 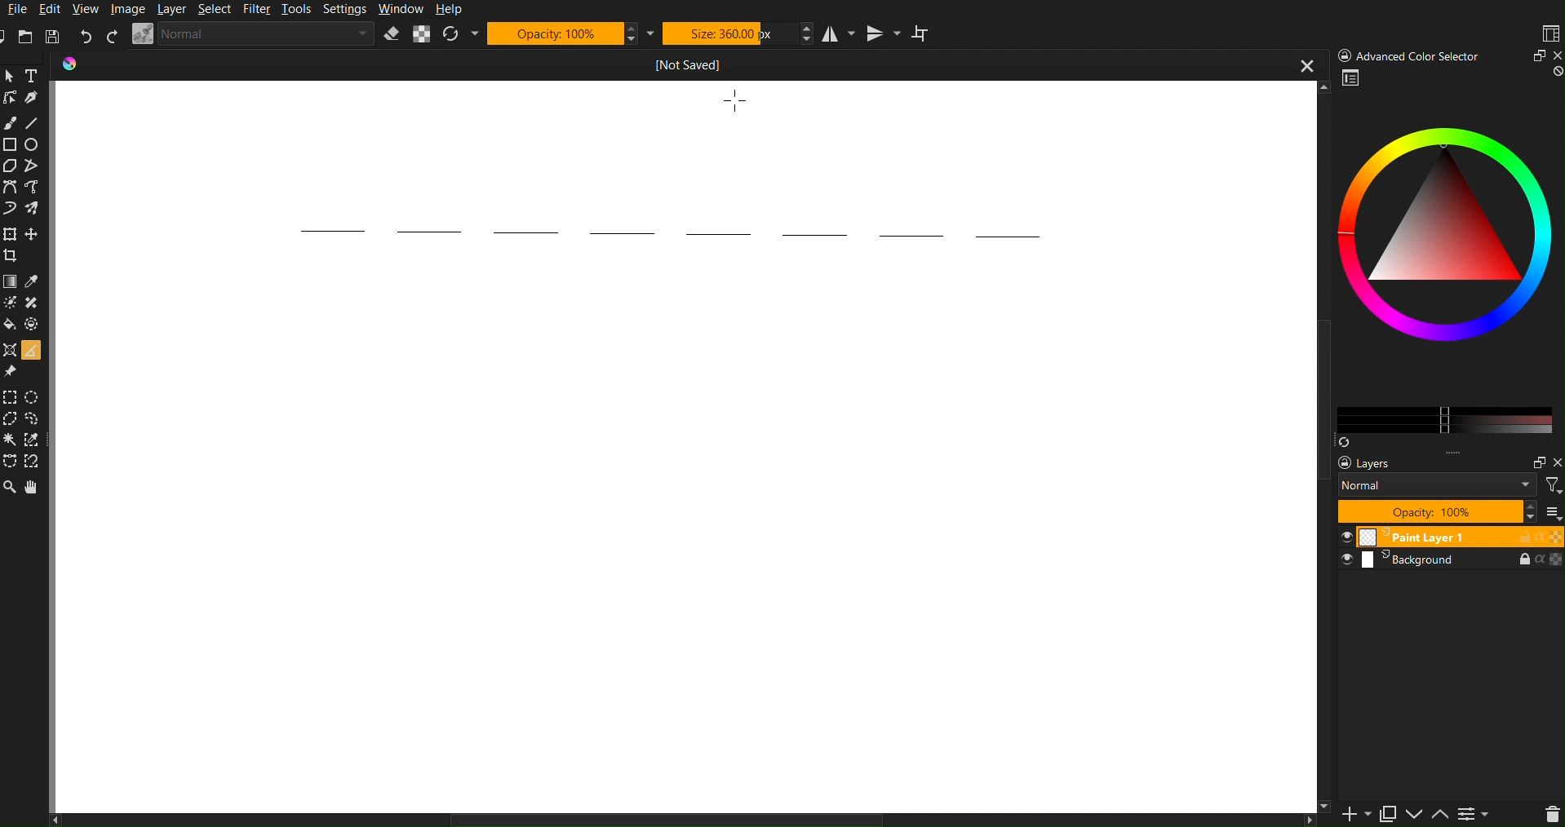 What do you see at coordinates (86, 36) in the screenshot?
I see `Undo` at bounding box center [86, 36].